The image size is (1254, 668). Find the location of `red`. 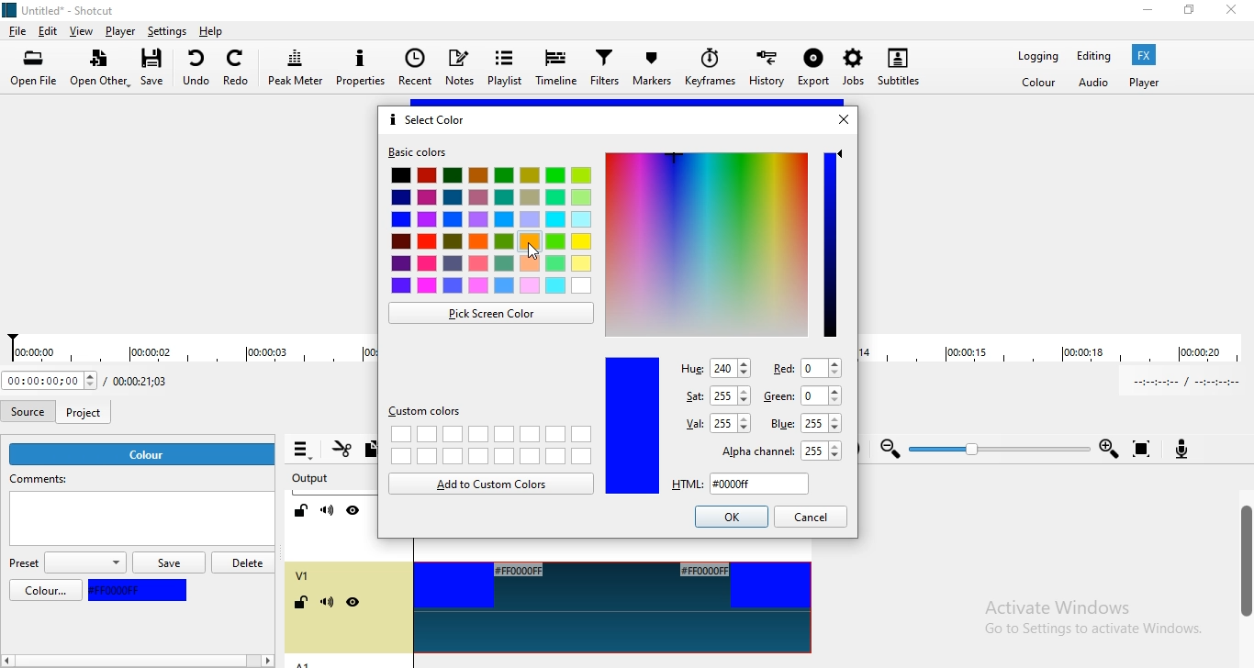

red is located at coordinates (803, 368).